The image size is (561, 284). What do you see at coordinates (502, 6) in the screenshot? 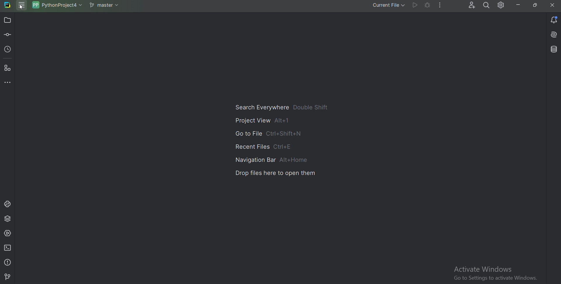
I see `Settings` at bounding box center [502, 6].